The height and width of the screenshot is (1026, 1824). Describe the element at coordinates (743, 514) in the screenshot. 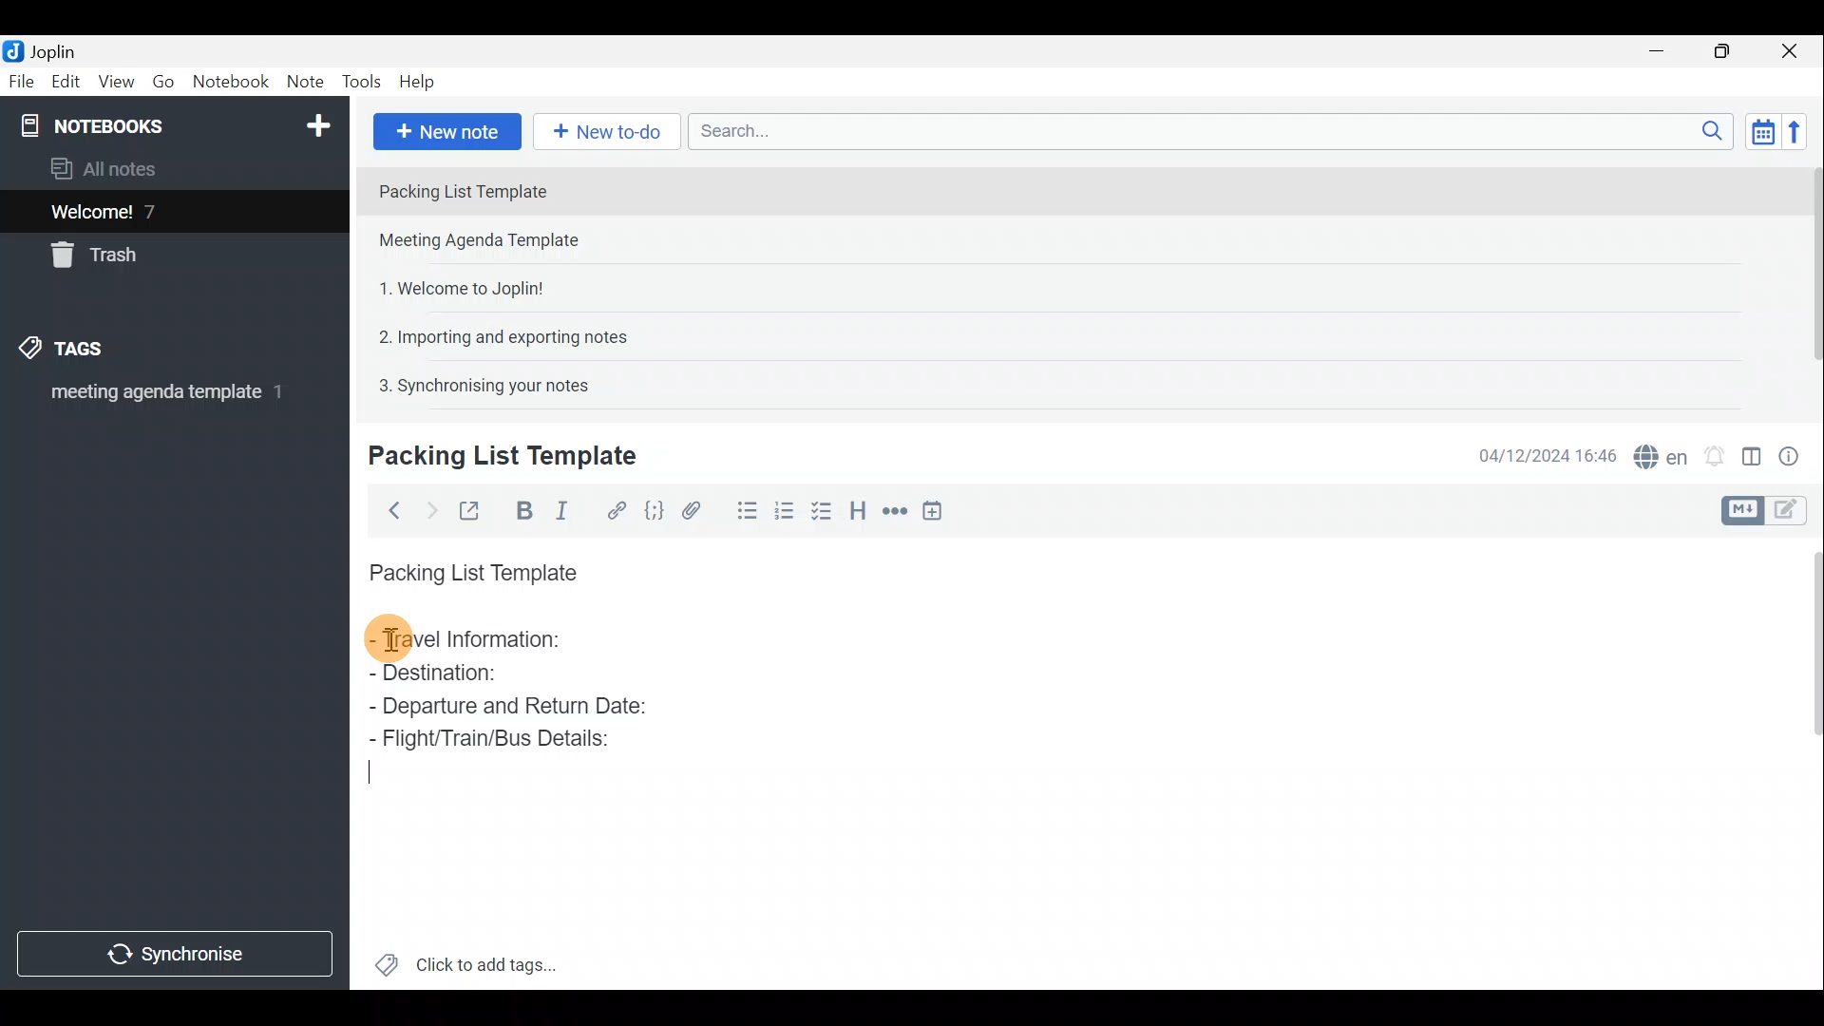

I see `Bulleted list` at that location.